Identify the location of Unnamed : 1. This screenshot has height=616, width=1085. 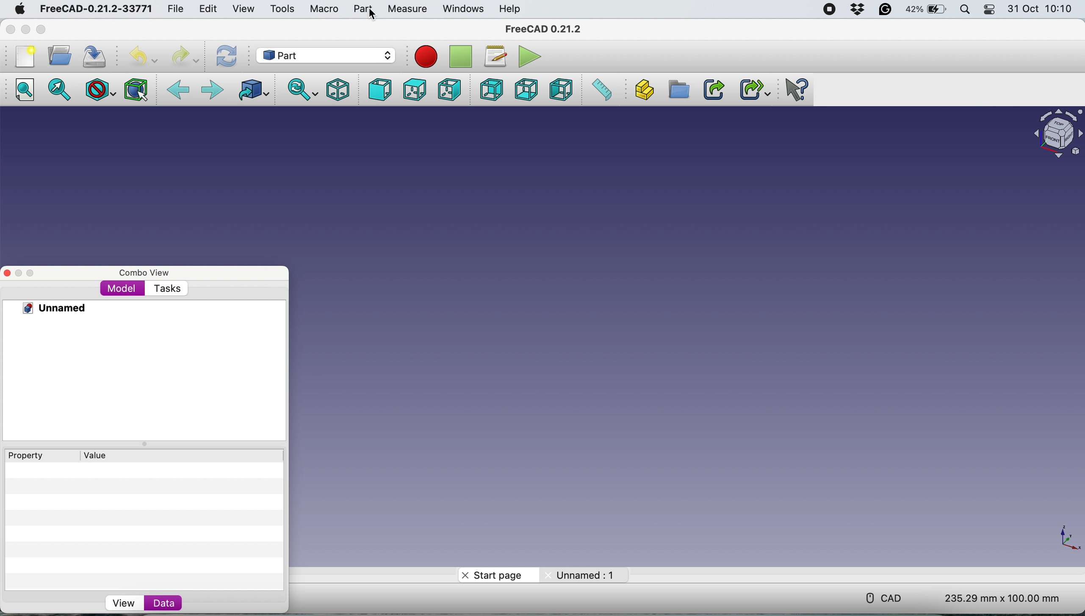
(581, 574).